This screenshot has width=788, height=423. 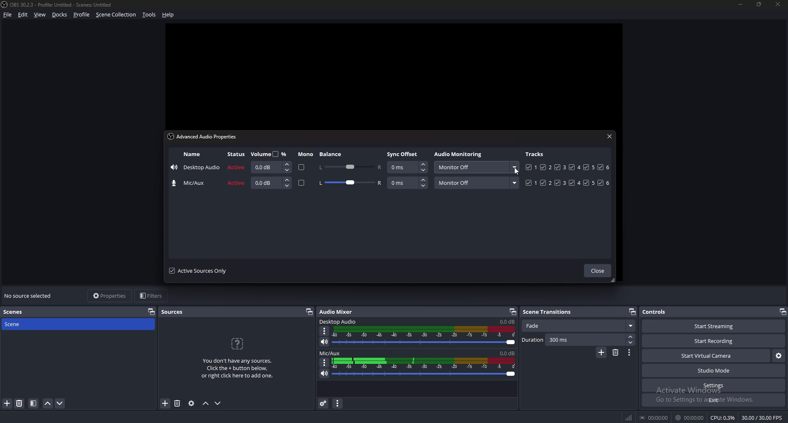 I want to click on desktop audio, so click(x=339, y=322).